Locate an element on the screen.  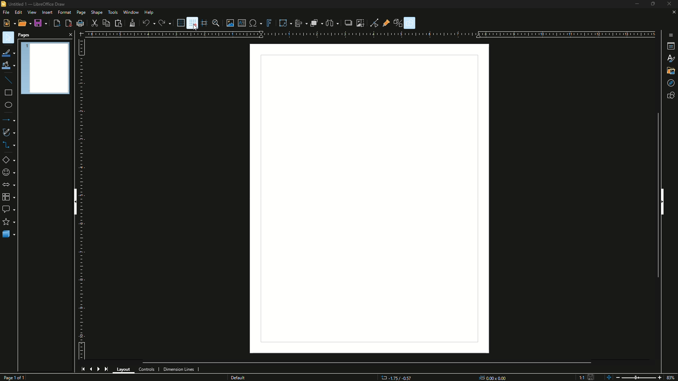
Ellipse is located at coordinates (10, 104).